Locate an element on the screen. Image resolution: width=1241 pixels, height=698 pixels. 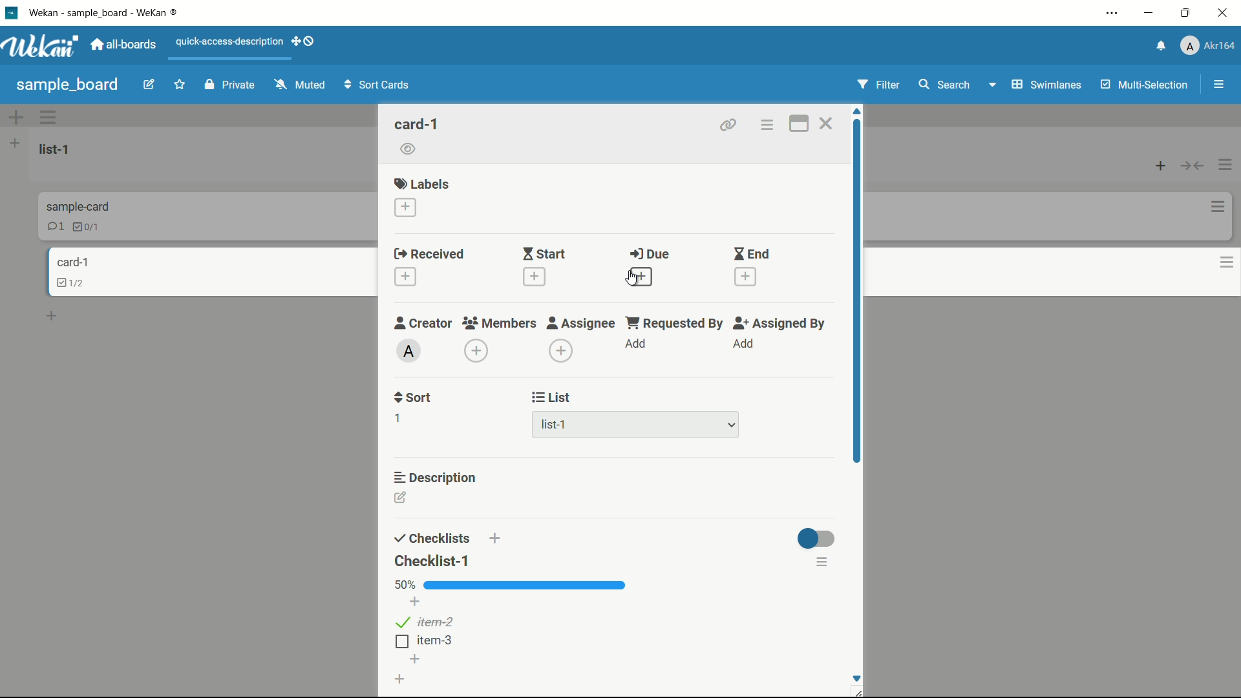
checklists is located at coordinates (433, 538).